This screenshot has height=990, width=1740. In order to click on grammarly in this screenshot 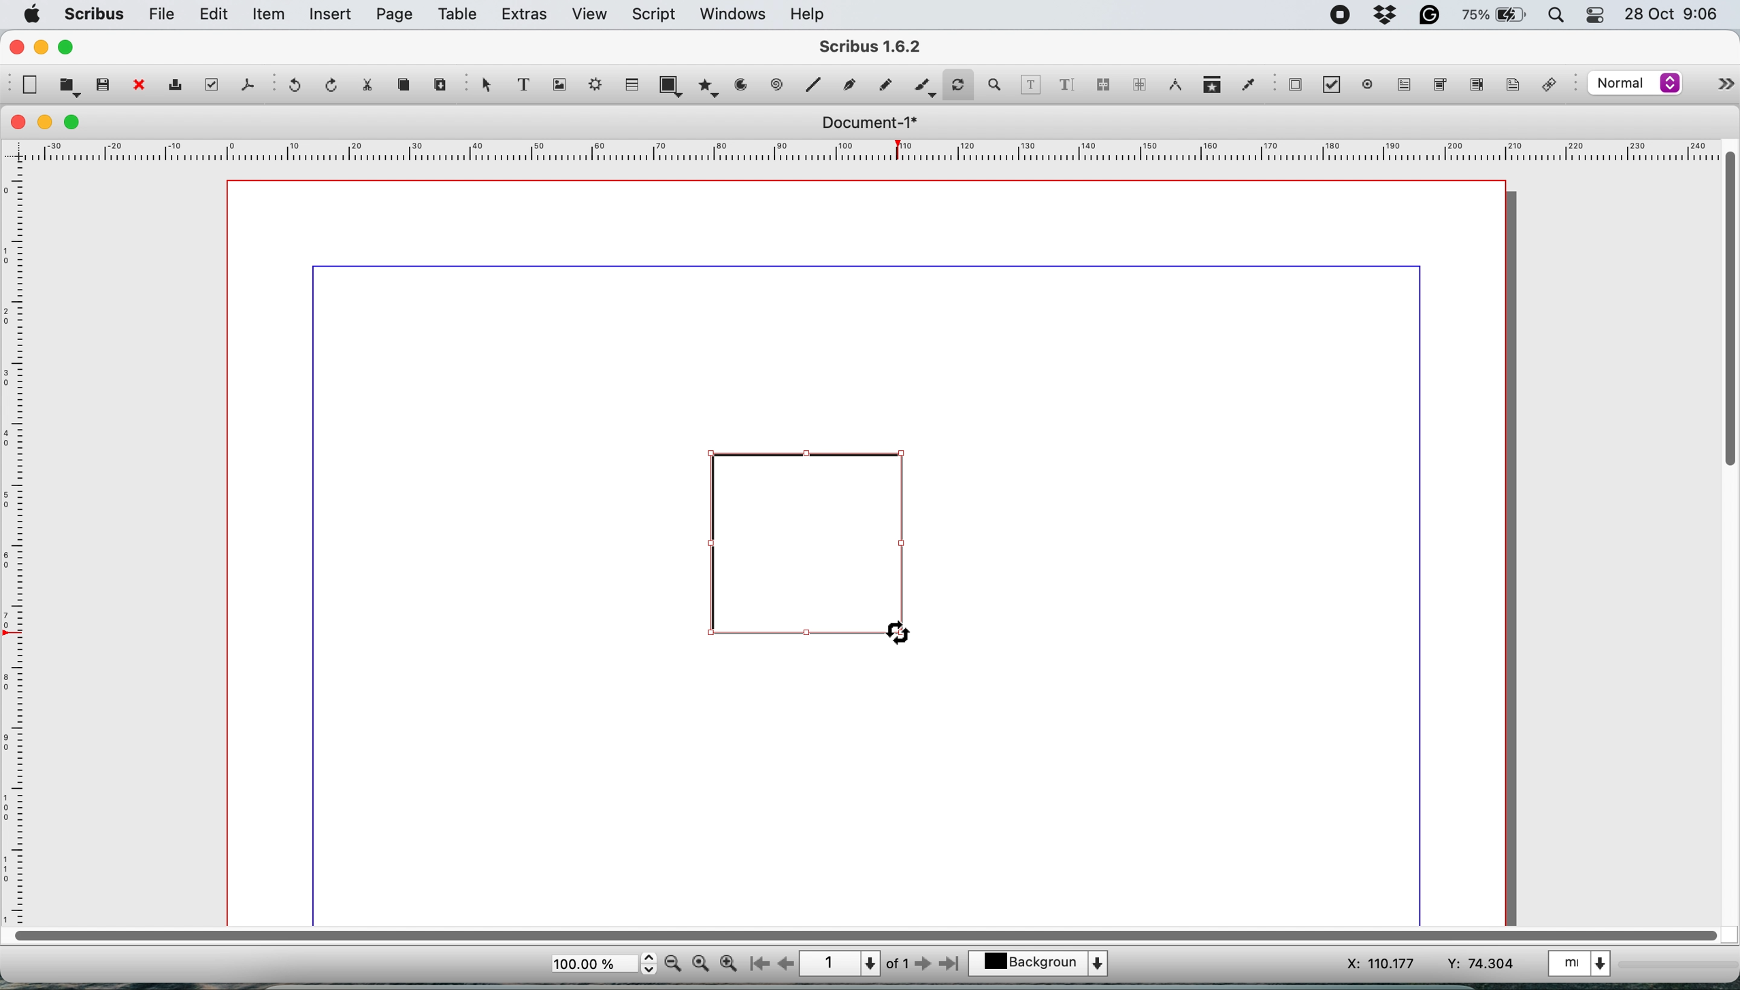, I will do `click(1431, 15)`.